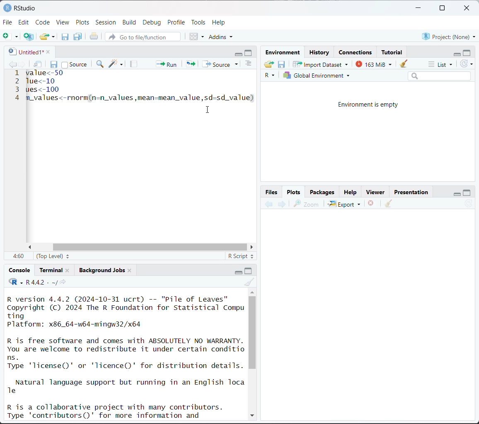  What do you see at coordinates (220, 22) in the screenshot?
I see `Help` at bounding box center [220, 22].